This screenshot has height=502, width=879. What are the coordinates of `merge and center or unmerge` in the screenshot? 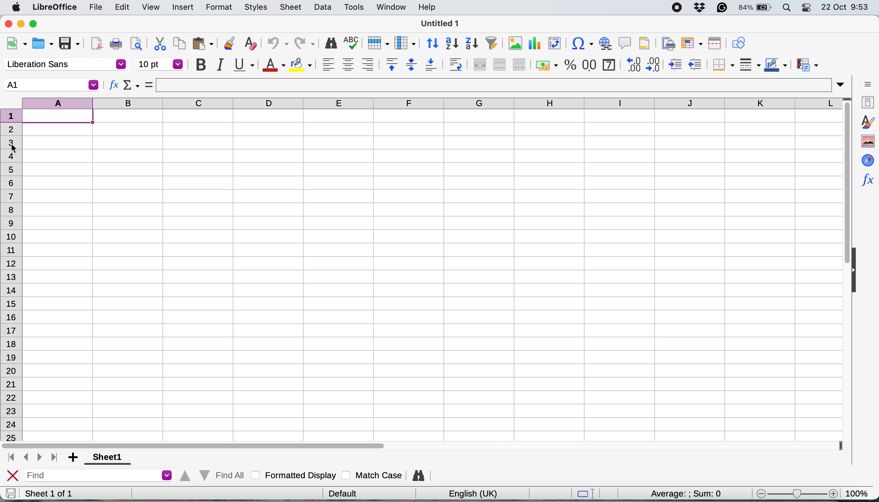 It's located at (479, 63).